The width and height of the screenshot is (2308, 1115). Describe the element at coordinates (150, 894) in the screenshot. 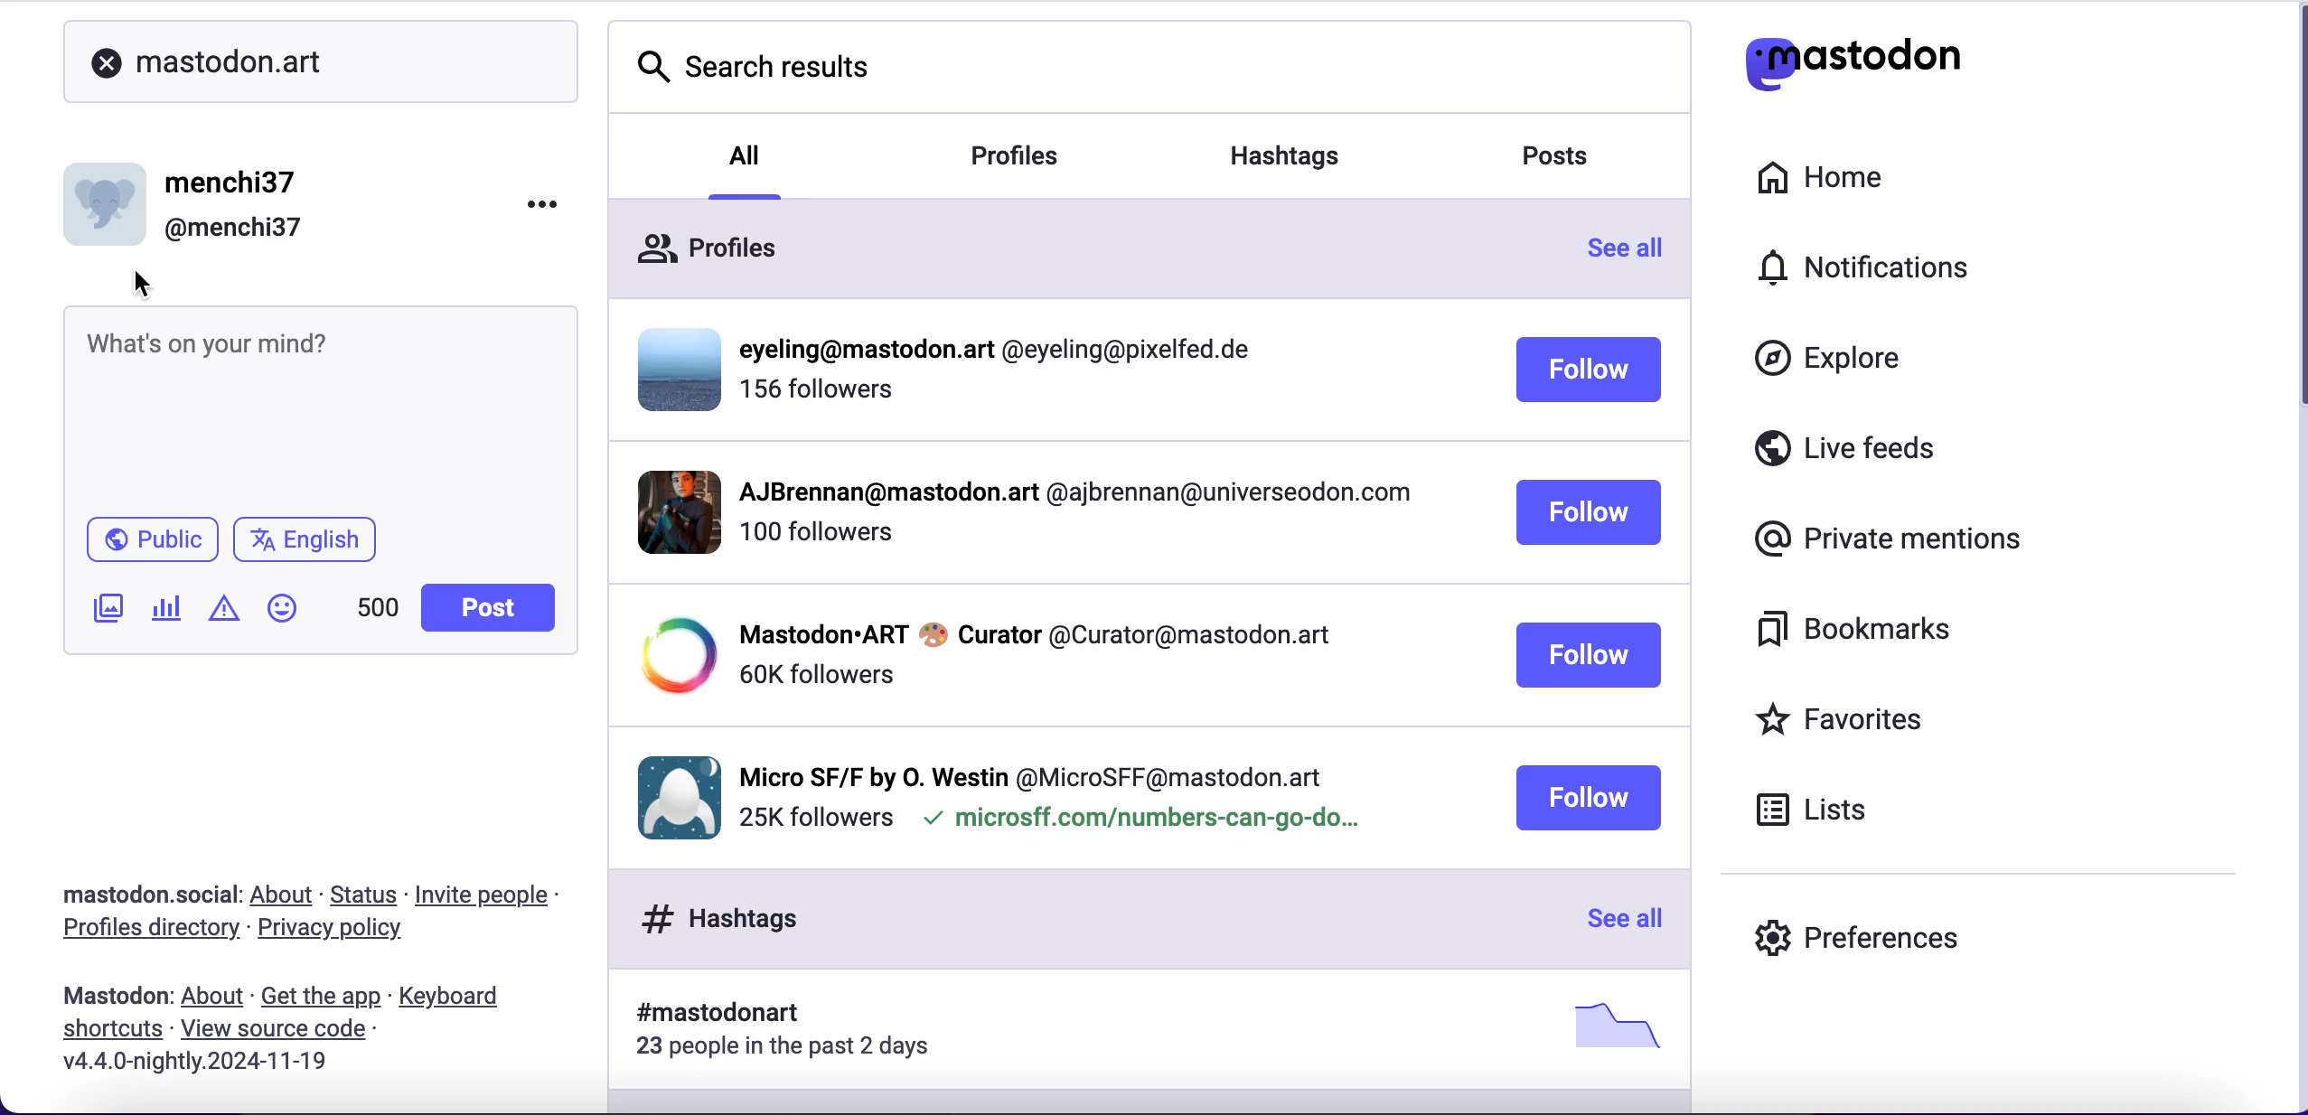

I see `mastodon.social` at that location.